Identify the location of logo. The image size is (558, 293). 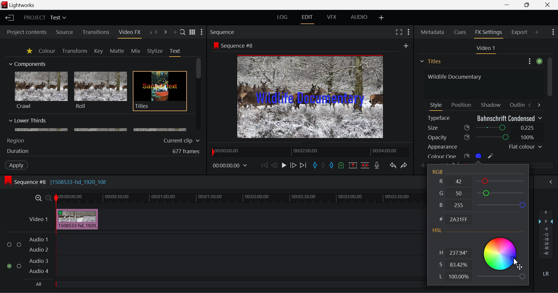
(5, 5).